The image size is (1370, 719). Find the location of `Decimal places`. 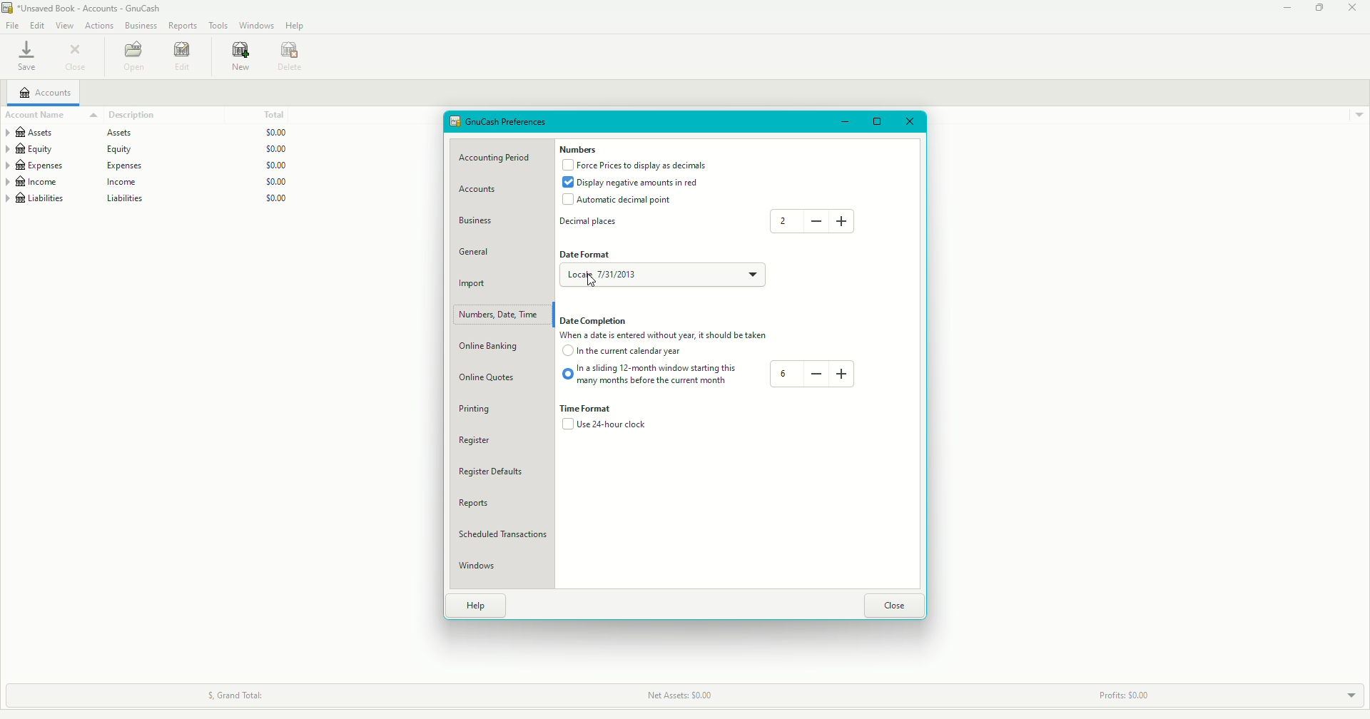

Decimal places is located at coordinates (589, 224).